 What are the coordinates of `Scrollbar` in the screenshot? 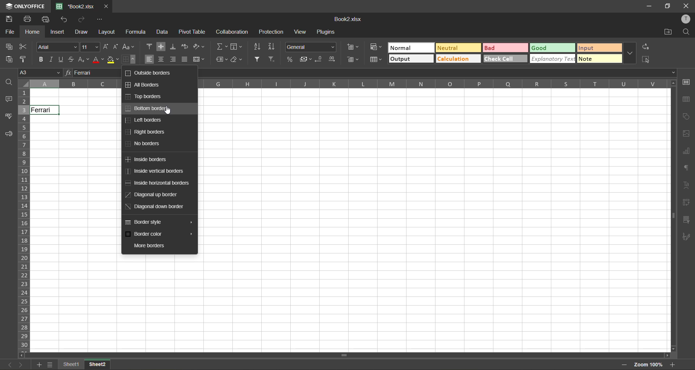 It's located at (672, 215).